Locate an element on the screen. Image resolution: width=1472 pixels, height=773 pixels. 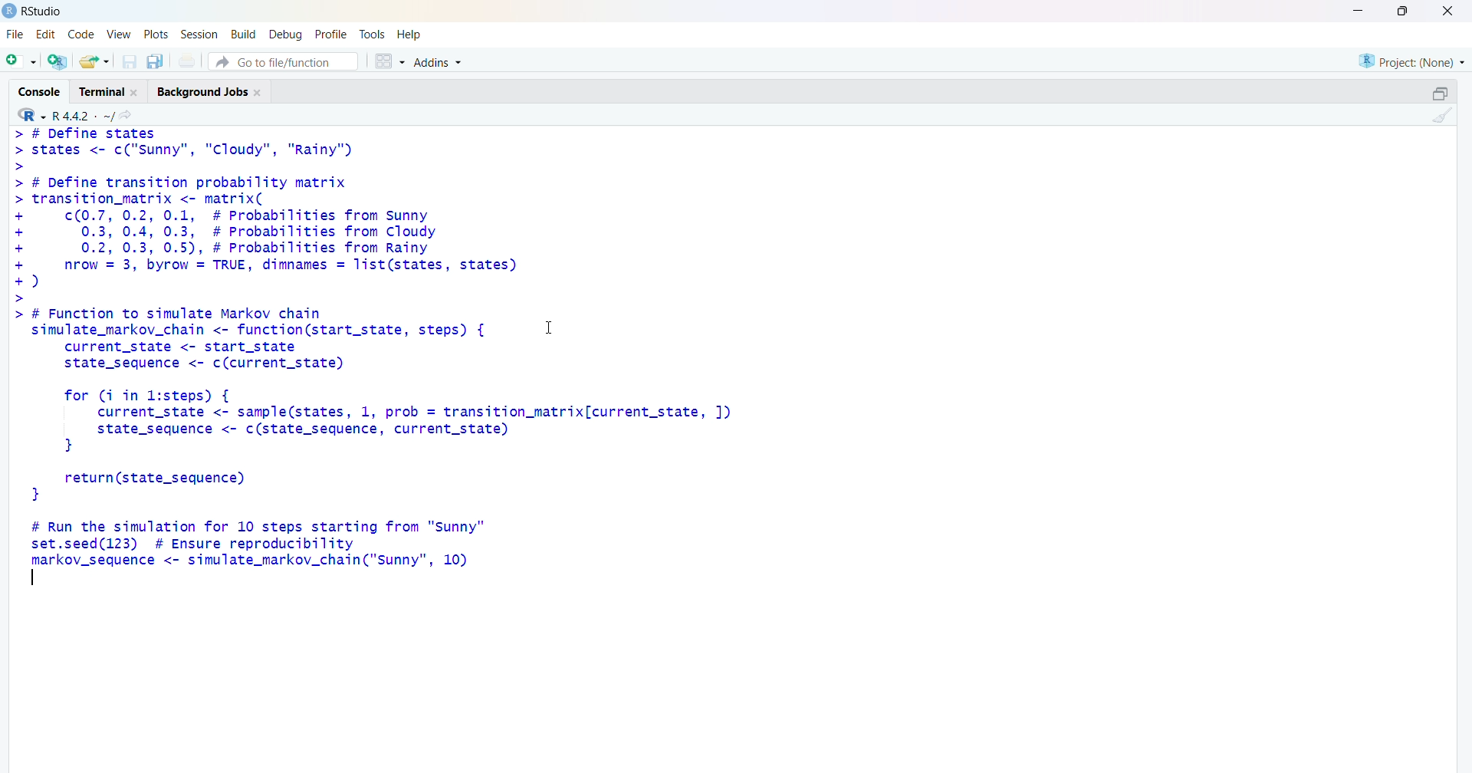
new script is located at coordinates (21, 61).